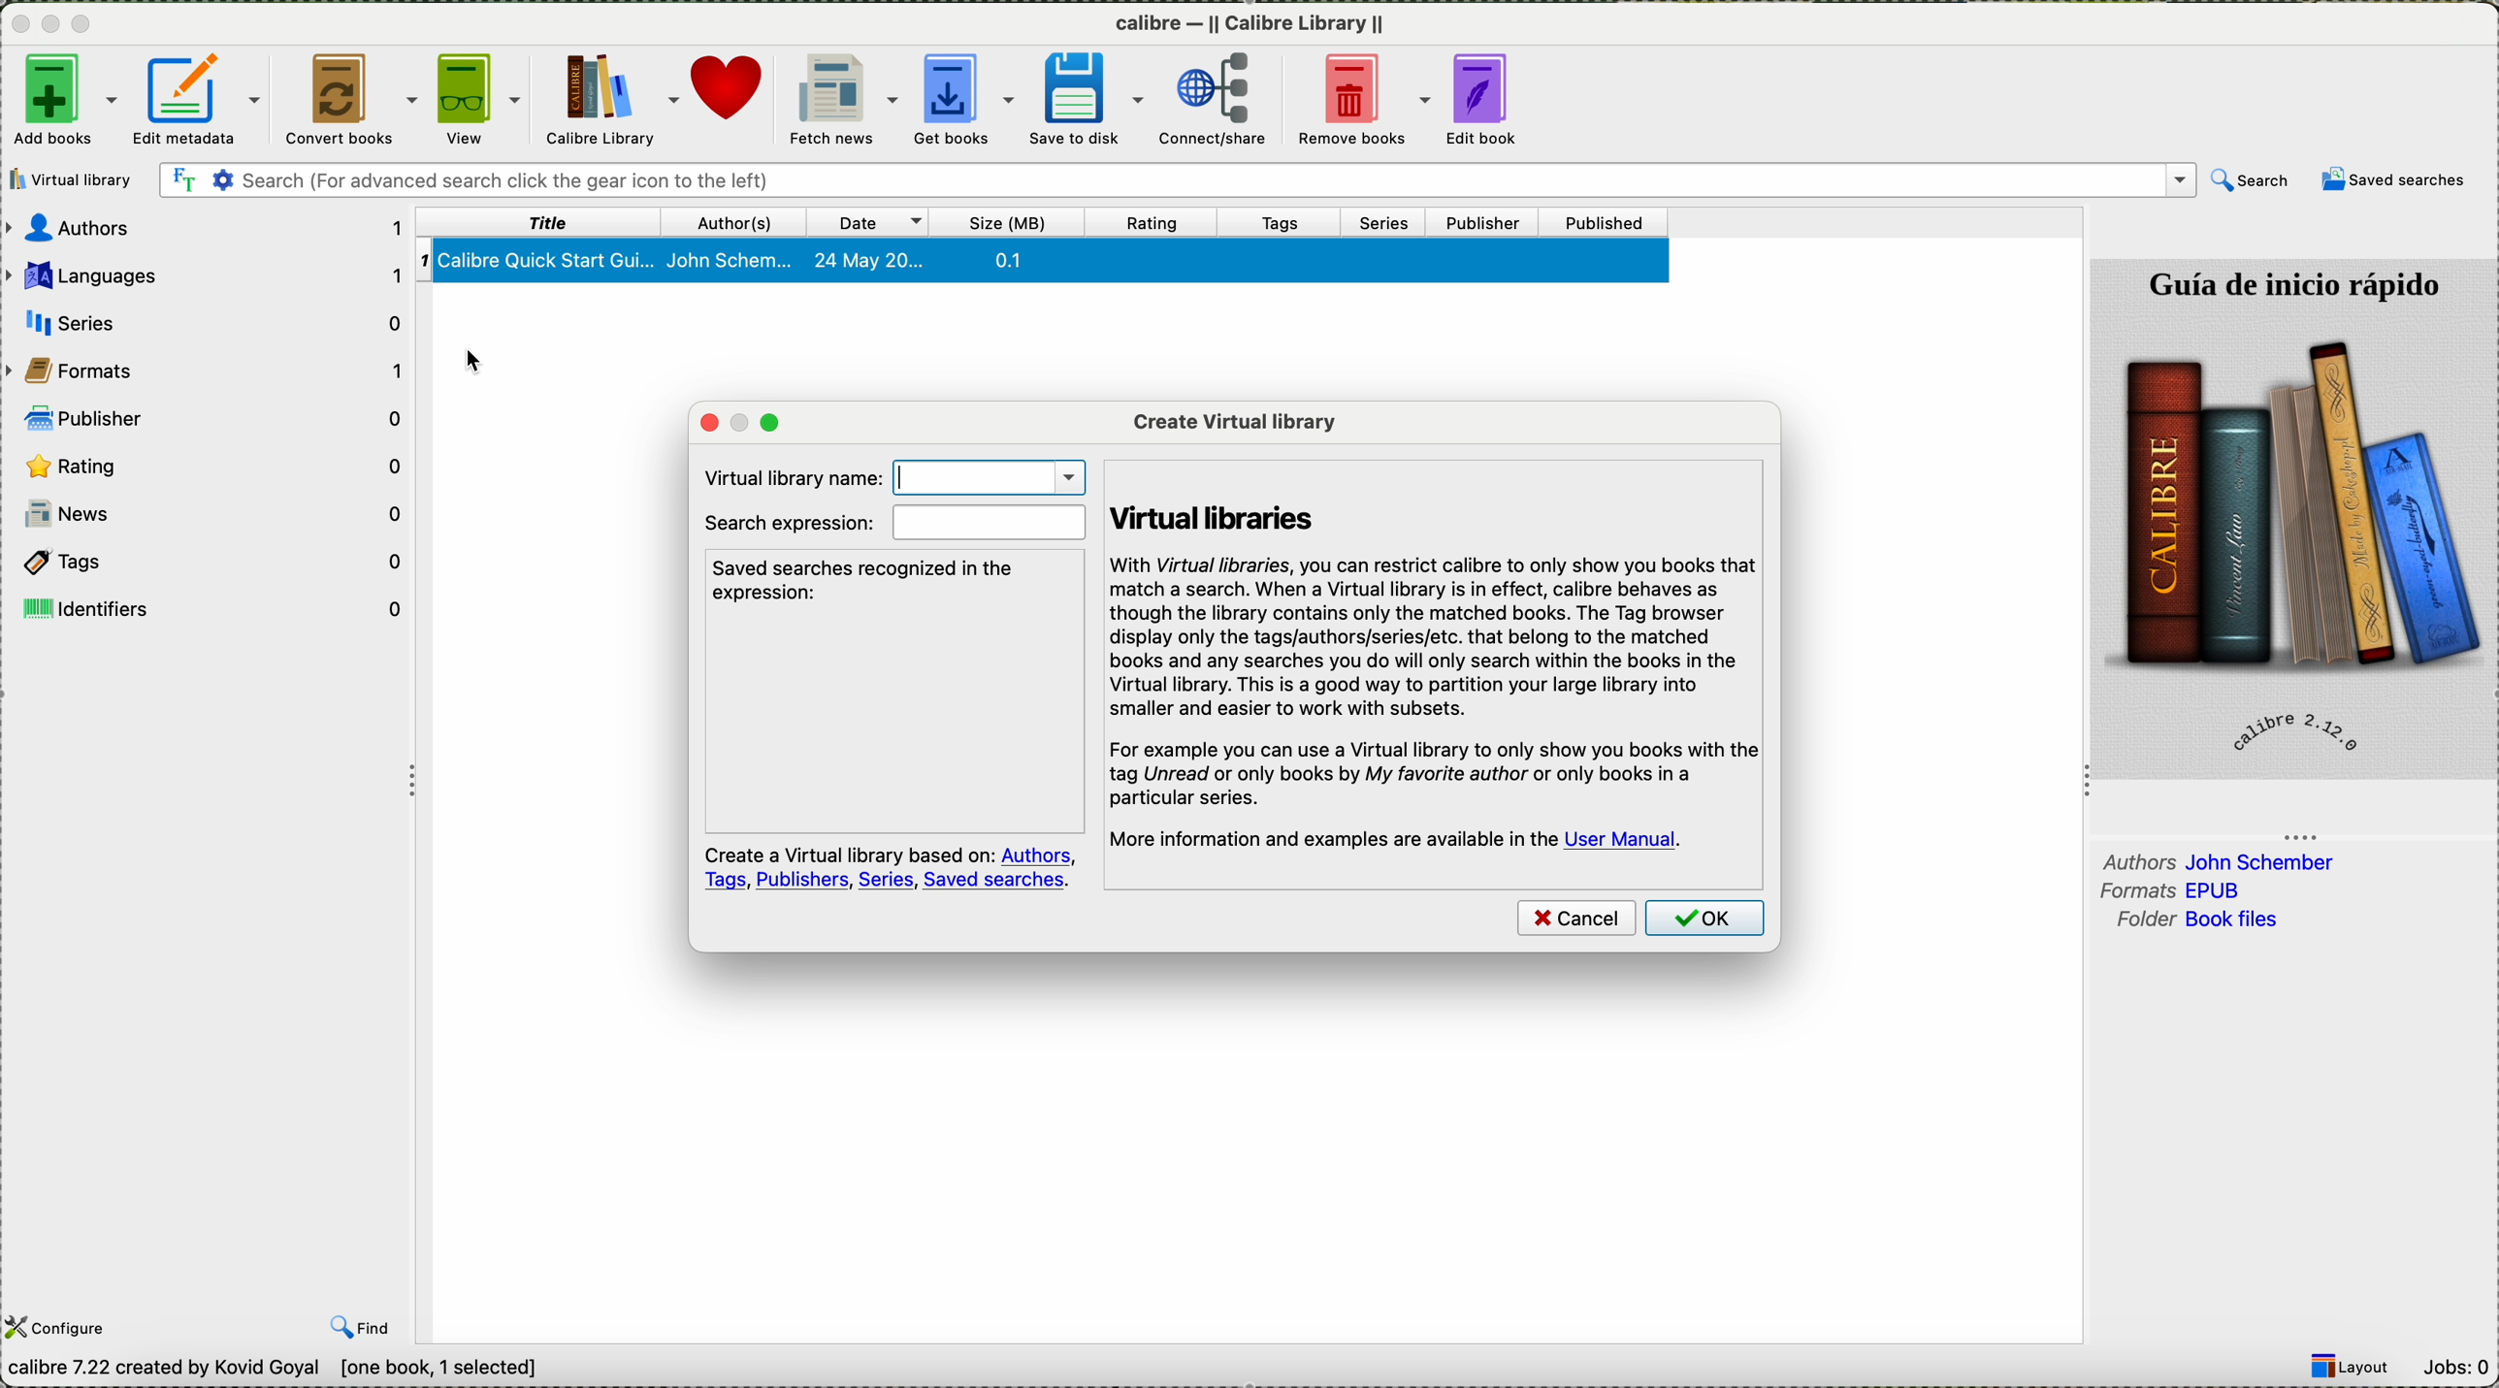 Image resolution: width=2499 pixels, height=1388 pixels. What do you see at coordinates (737, 421) in the screenshot?
I see `maximize` at bounding box center [737, 421].